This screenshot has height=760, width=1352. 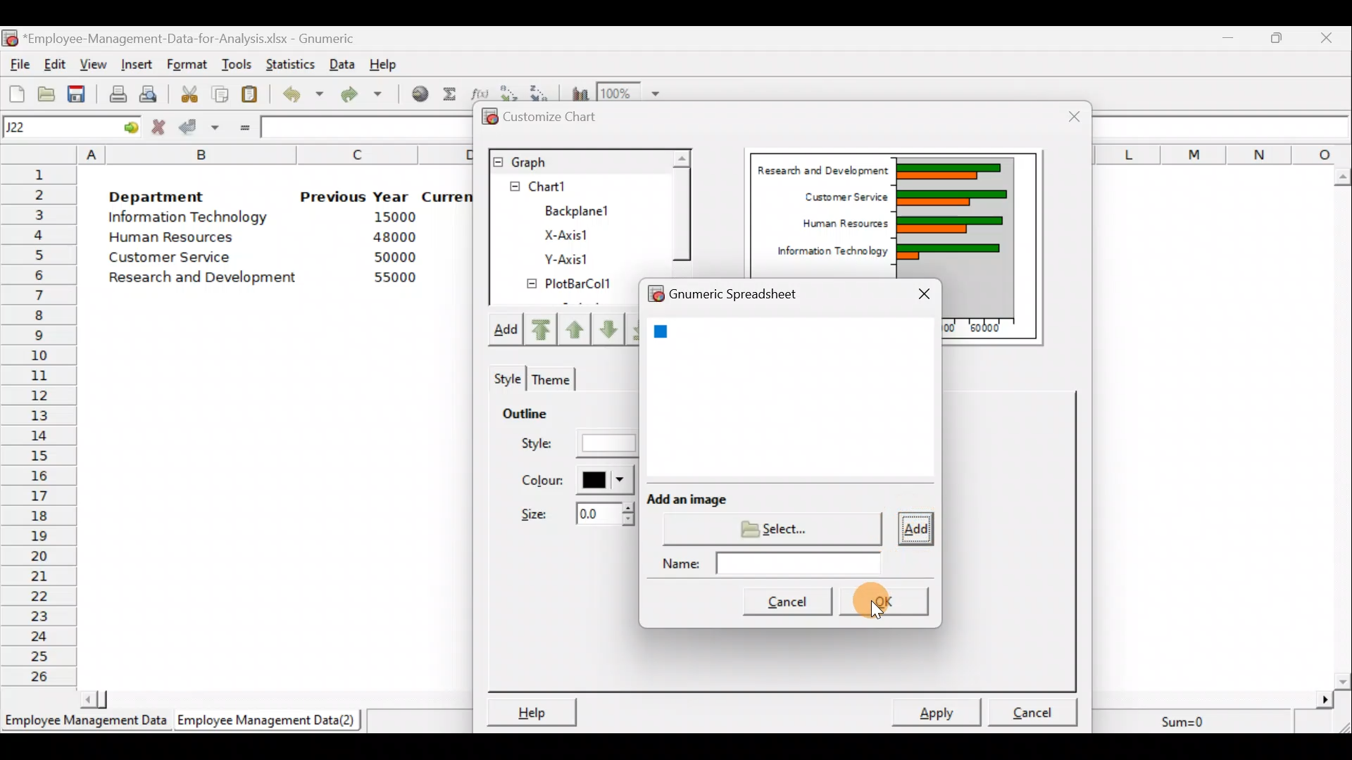 I want to click on Insert, so click(x=139, y=63).